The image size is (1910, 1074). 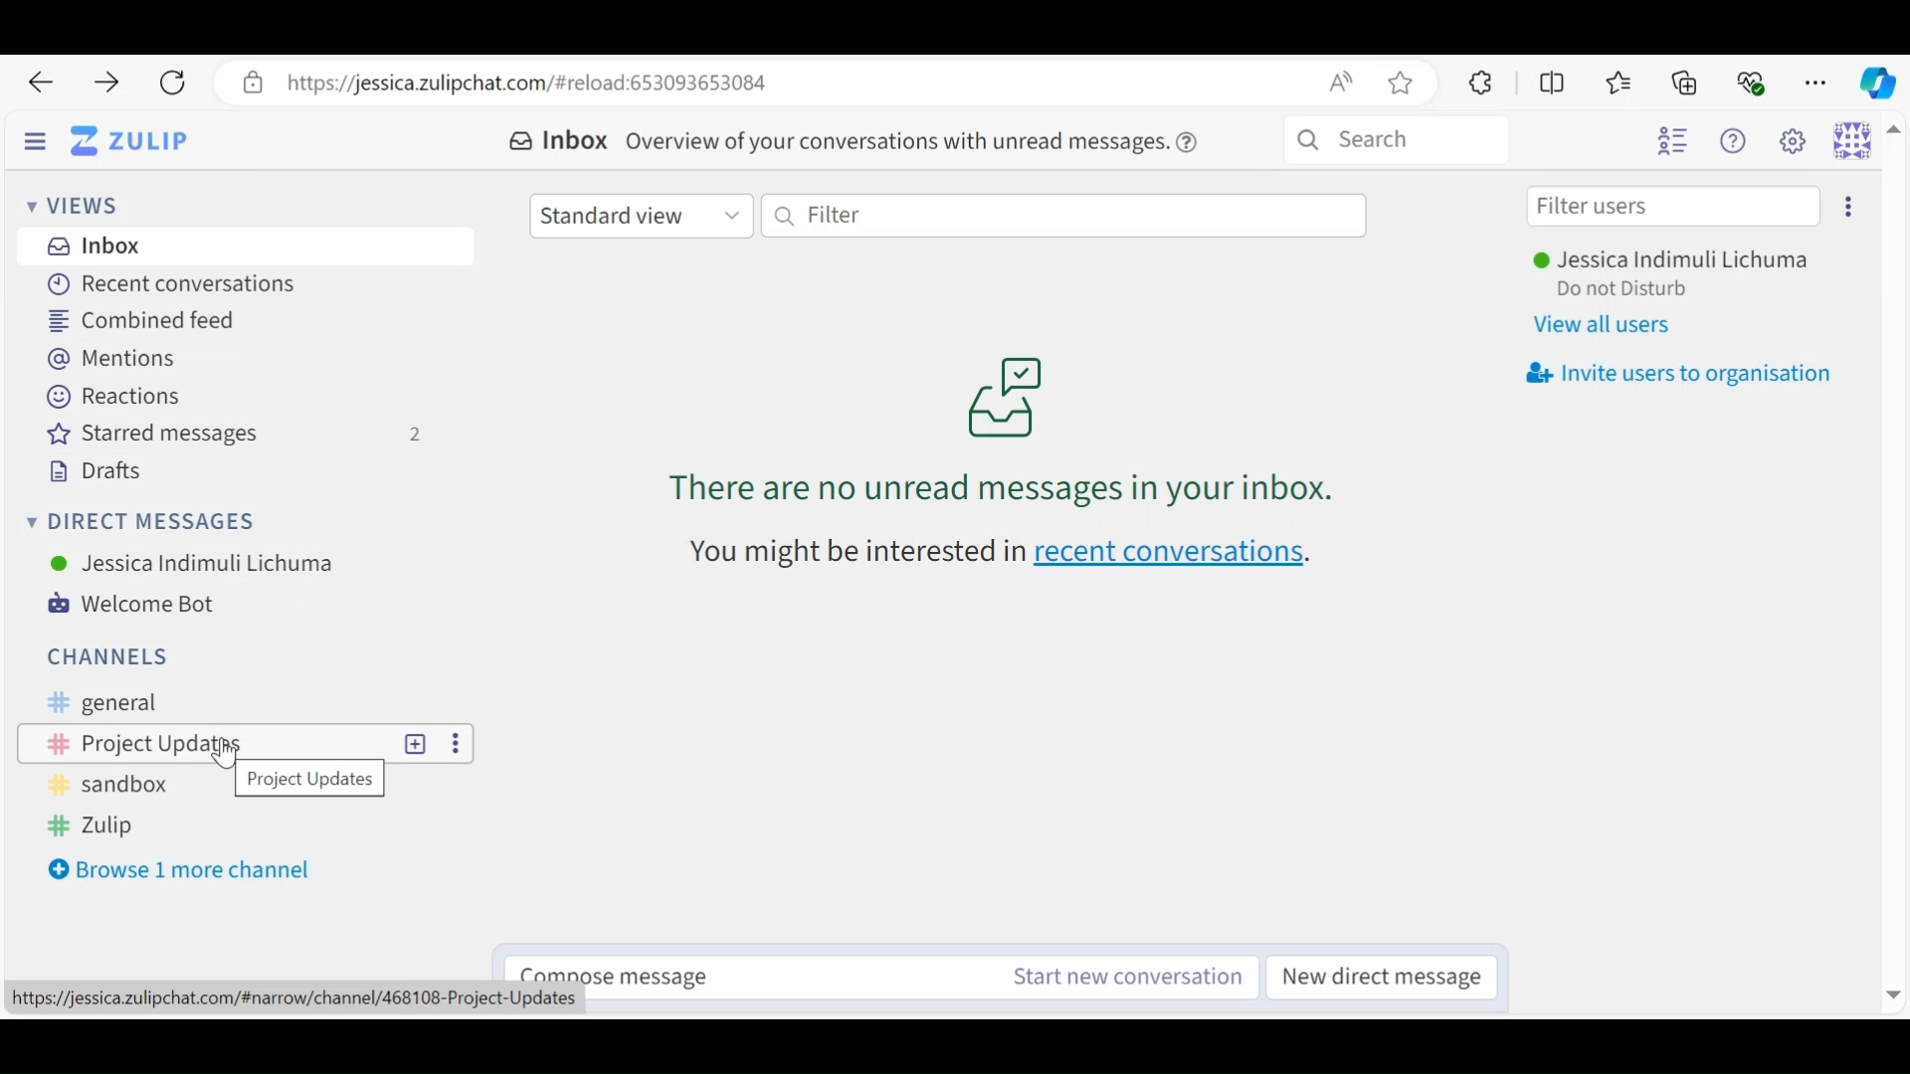 What do you see at coordinates (94, 246) in the screenshot?
I see `Inbox` at bounding box center [94, 246].